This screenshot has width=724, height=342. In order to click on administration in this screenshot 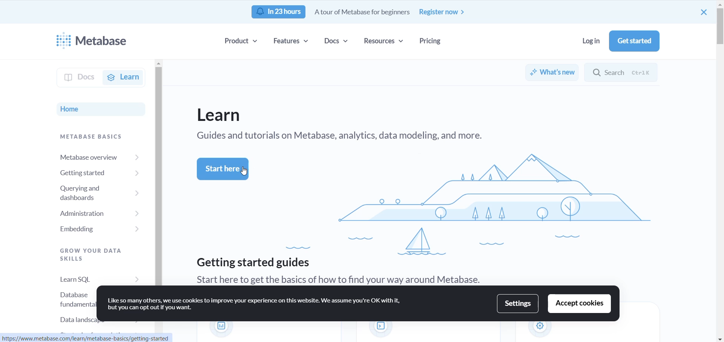, I will do `click(91, 212)`.